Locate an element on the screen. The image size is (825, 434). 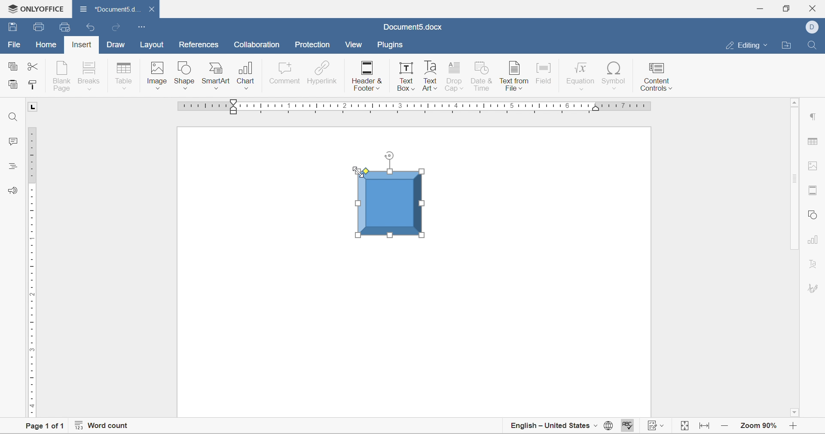
undo is located at coordinates (90, 28).